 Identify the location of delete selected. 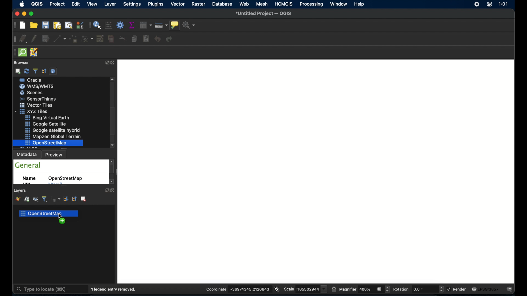
(112, 39).